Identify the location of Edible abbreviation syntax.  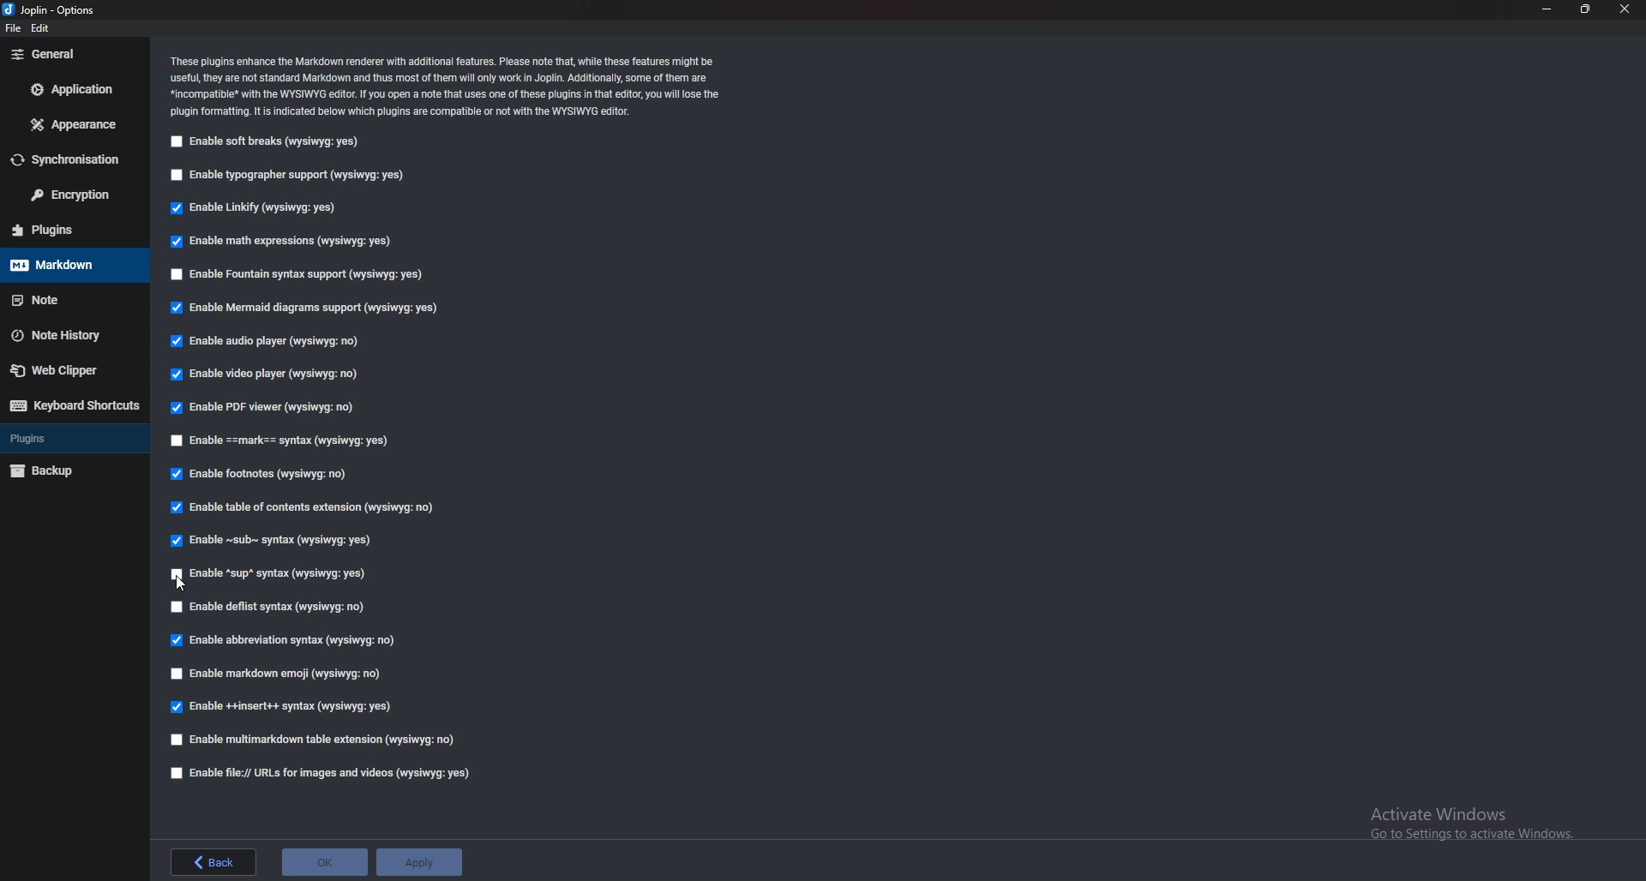
(297, 638).